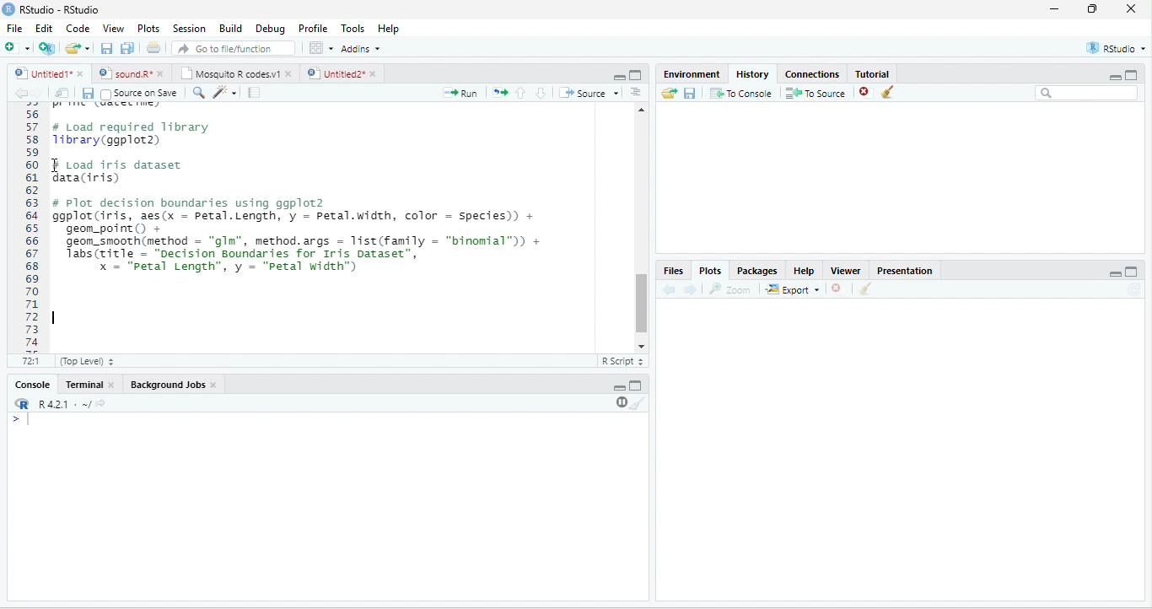  I want to click on logo, so click(8, 9).